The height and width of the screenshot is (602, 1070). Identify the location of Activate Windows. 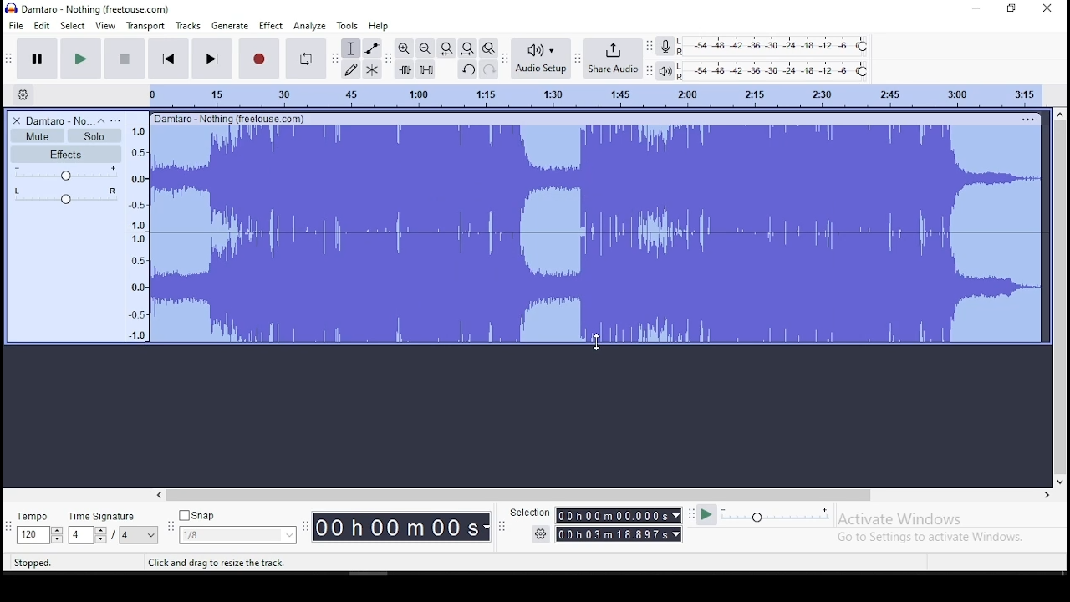
(900, 519).